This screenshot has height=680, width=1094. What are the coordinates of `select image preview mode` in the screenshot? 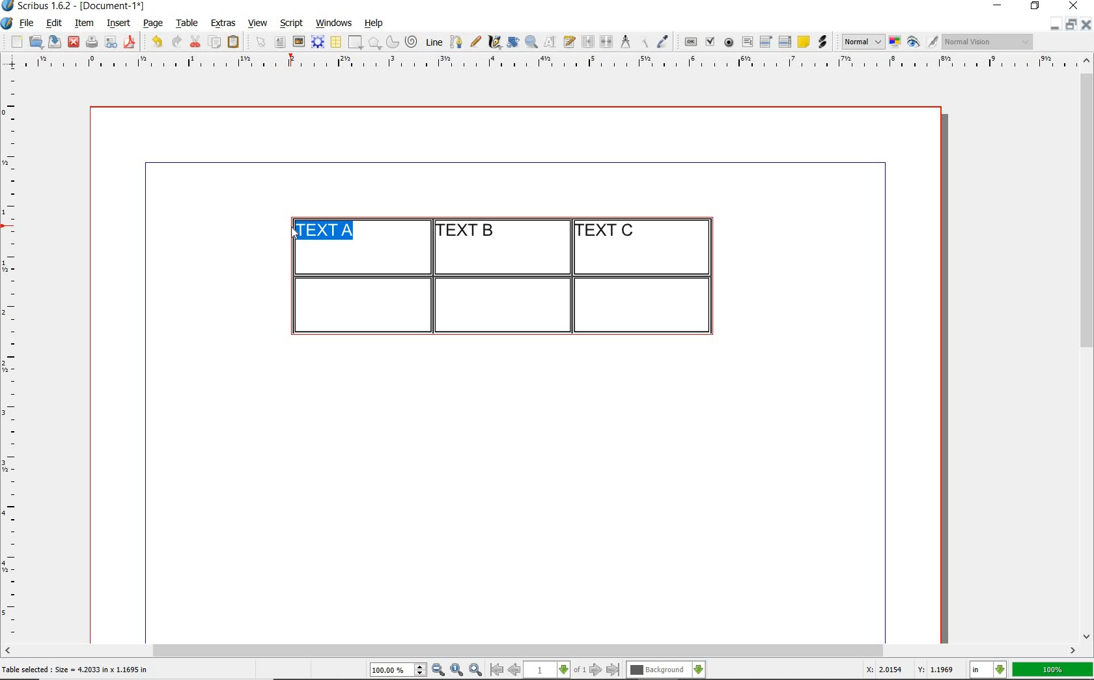 It's located at (862, 42).